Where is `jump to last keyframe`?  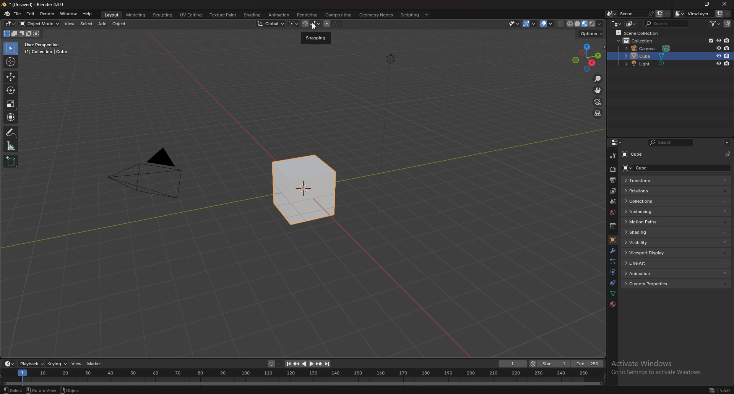
jump to last keyframe is located at coordinates (318, 364).